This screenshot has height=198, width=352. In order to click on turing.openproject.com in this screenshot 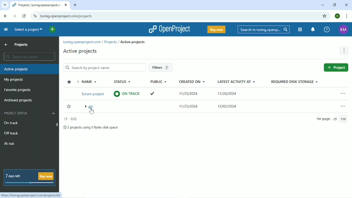, I will do `click(82, 42)`.